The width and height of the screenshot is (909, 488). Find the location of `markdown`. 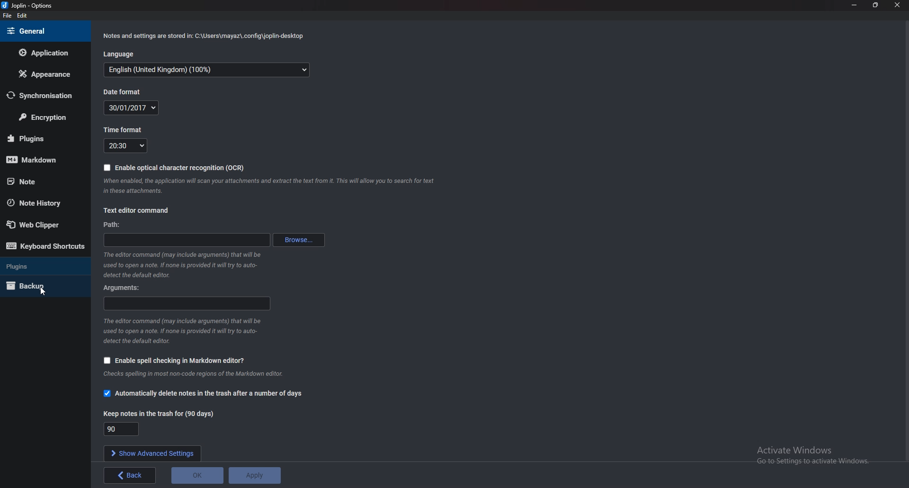

markdown is located at coordinates (42, 159).